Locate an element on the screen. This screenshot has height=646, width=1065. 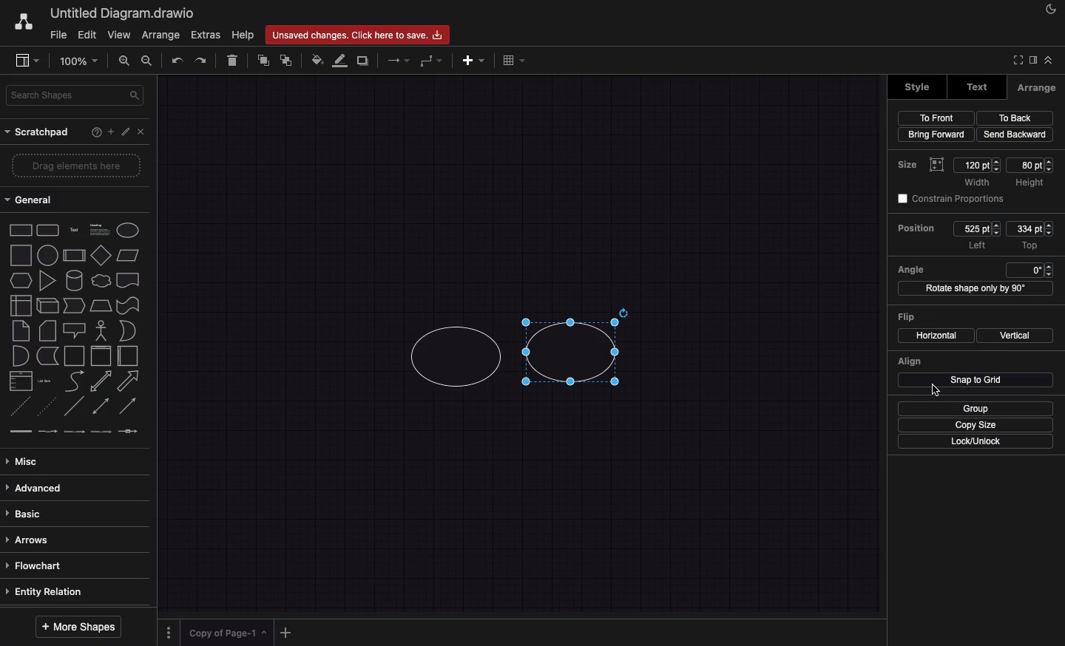
actor is located at coordinates (101, 330).